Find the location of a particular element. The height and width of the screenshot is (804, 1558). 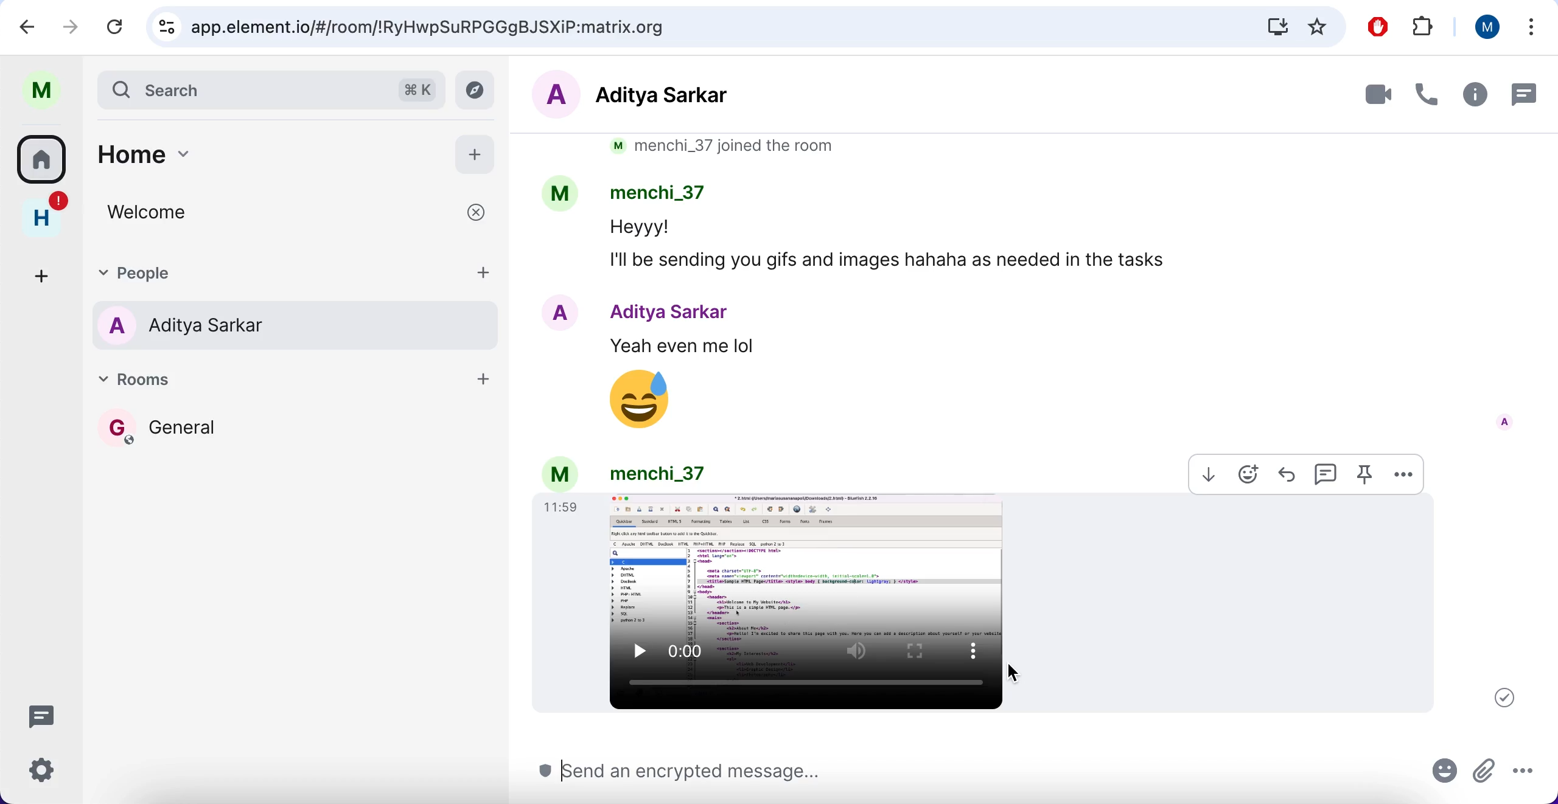

undo is located at coordinates (33, 27).